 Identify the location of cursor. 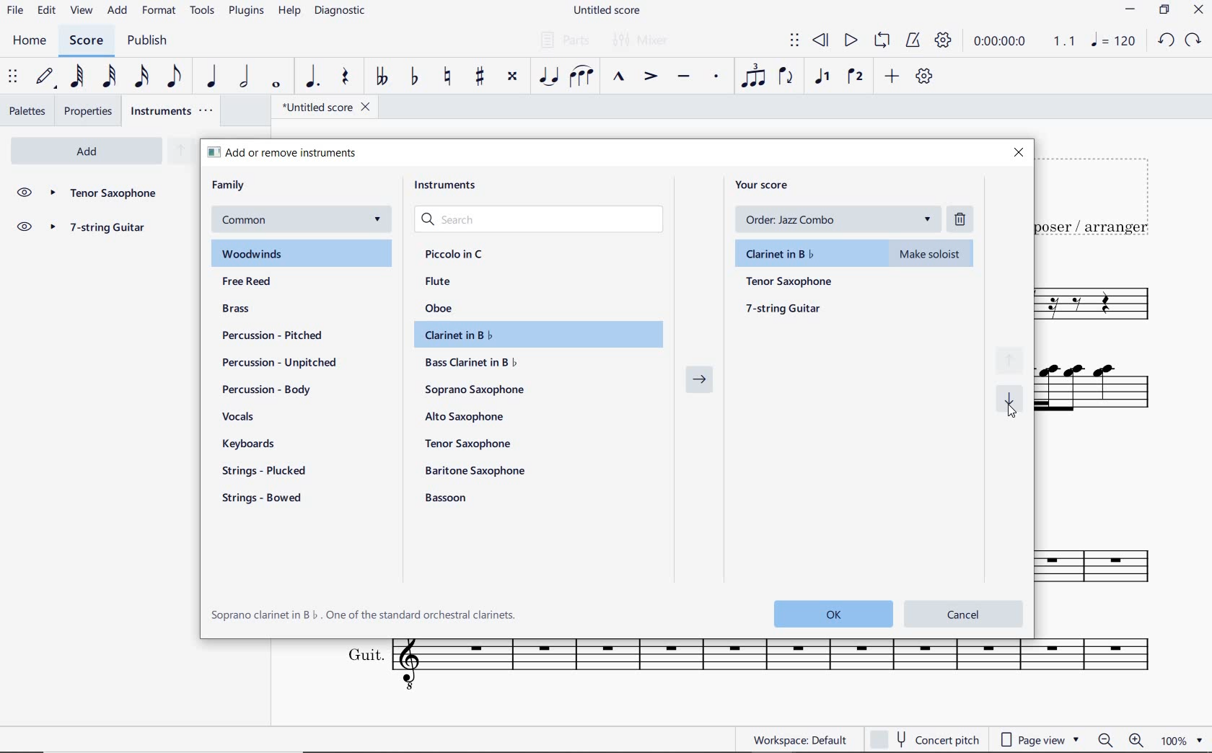
(1009, 413).